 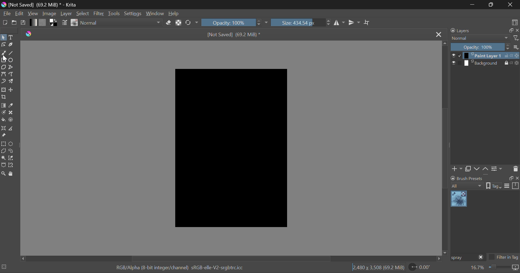 What do you see at coordinates (4, 68) in the screenshot?
I see `Polygon` at bounding box center [4, 68].